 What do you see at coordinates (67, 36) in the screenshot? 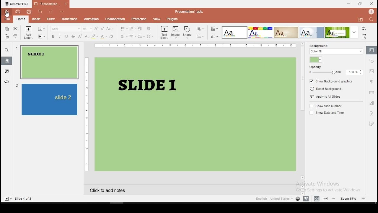
I see `underline` at bounding box center [67, 36].